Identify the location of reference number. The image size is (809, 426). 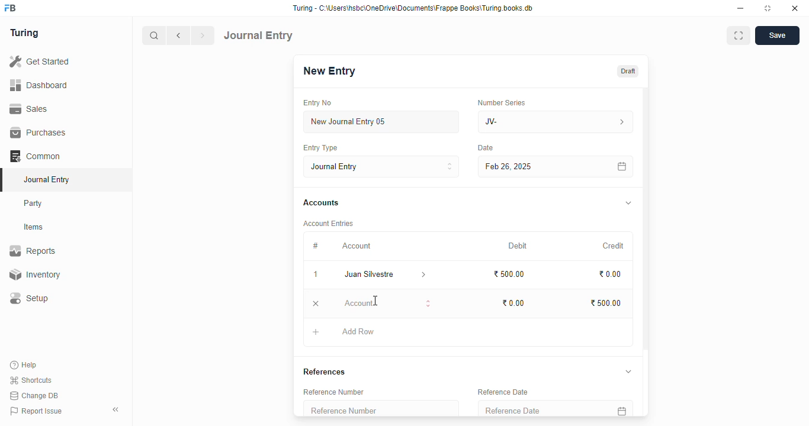
(380, 408).